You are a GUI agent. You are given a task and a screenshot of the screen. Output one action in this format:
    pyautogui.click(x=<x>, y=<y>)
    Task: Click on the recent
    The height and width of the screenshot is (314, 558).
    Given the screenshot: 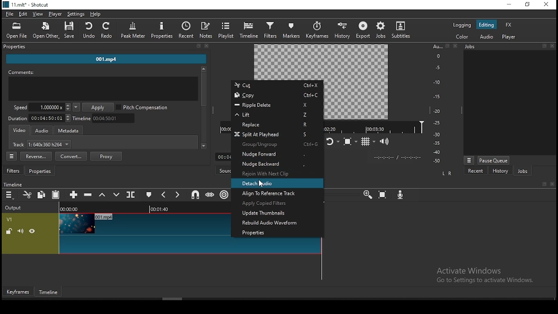 What is the action you would take?
    pyautogui.click(x=476, y=172)
    